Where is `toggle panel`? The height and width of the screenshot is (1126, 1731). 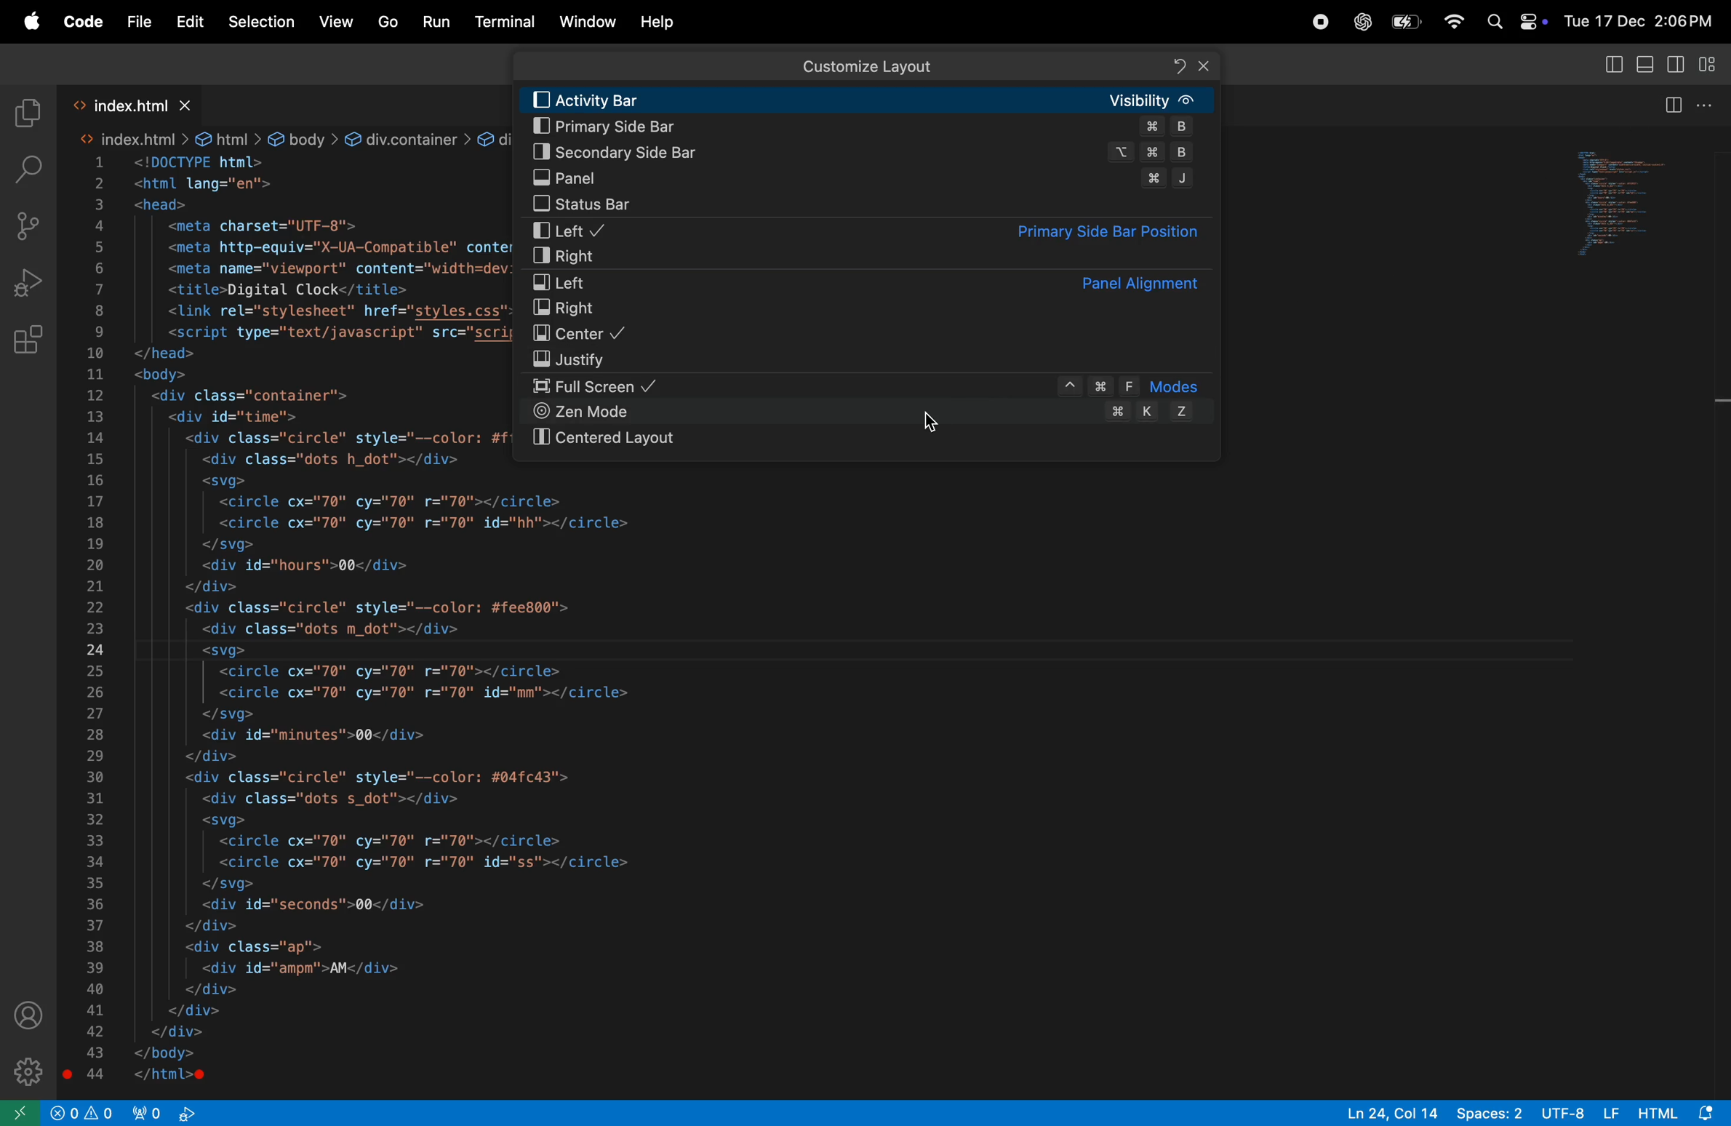 toggle panel is located at coordinates (1627, 203).